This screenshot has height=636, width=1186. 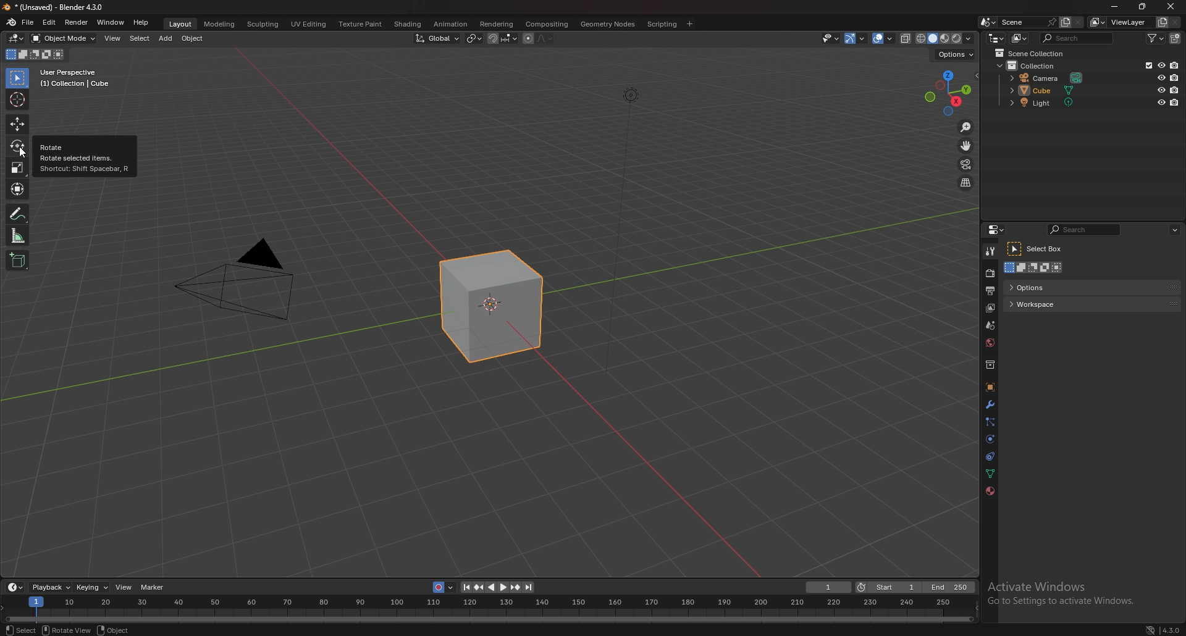 I want to click on version, so click(x=1163, y=630).